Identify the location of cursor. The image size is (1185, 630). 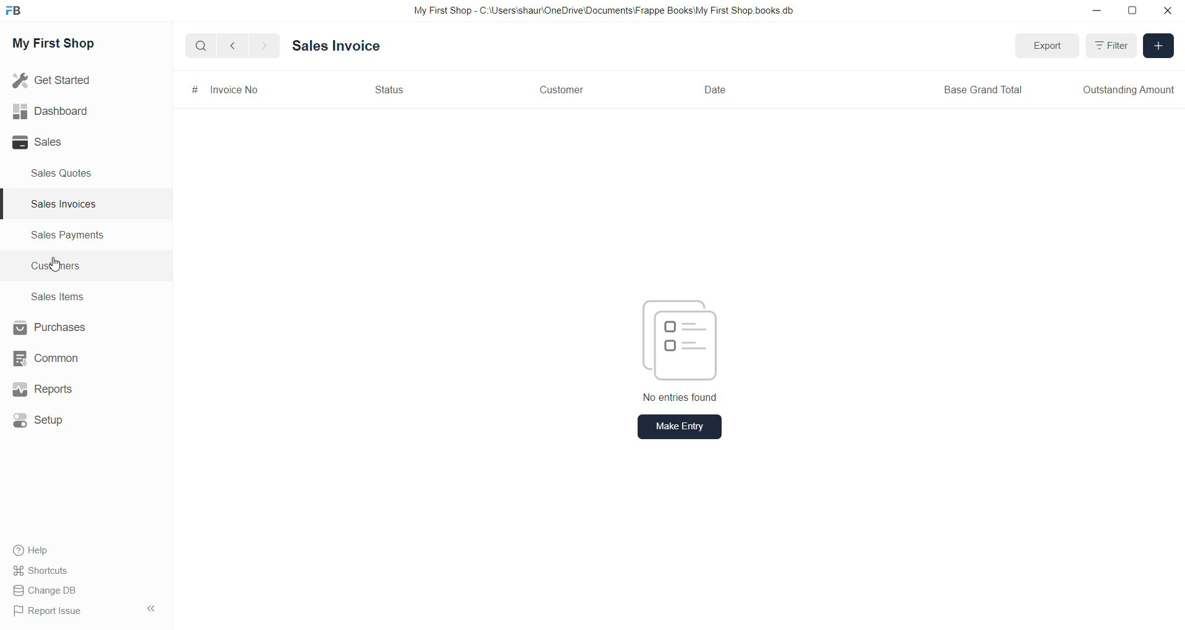
(59, 266).